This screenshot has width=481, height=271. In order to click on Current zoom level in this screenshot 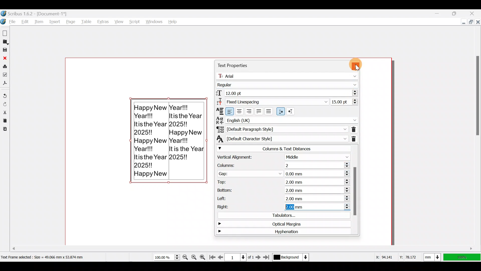, I will do `click(166, 257)`.